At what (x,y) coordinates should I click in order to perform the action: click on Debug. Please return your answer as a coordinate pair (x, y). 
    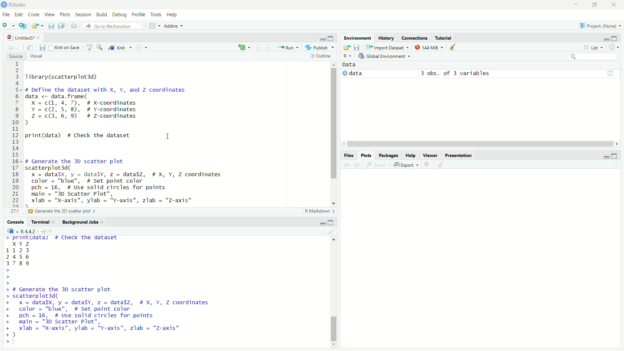
    Looking at the image, I should click on (120, 15).